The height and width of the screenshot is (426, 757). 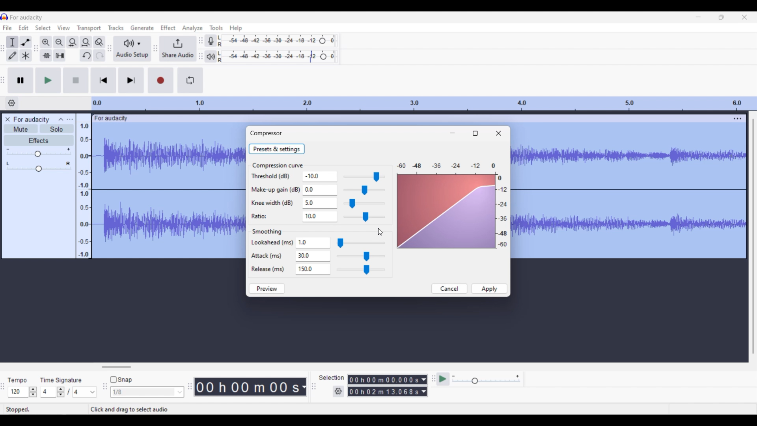 I want to click on Text box for attack, so click(x=314, y=256).